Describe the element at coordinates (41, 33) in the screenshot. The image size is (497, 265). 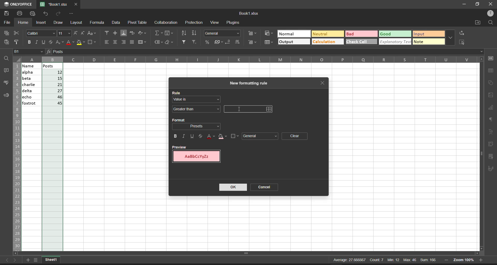
I see `font` at that location.